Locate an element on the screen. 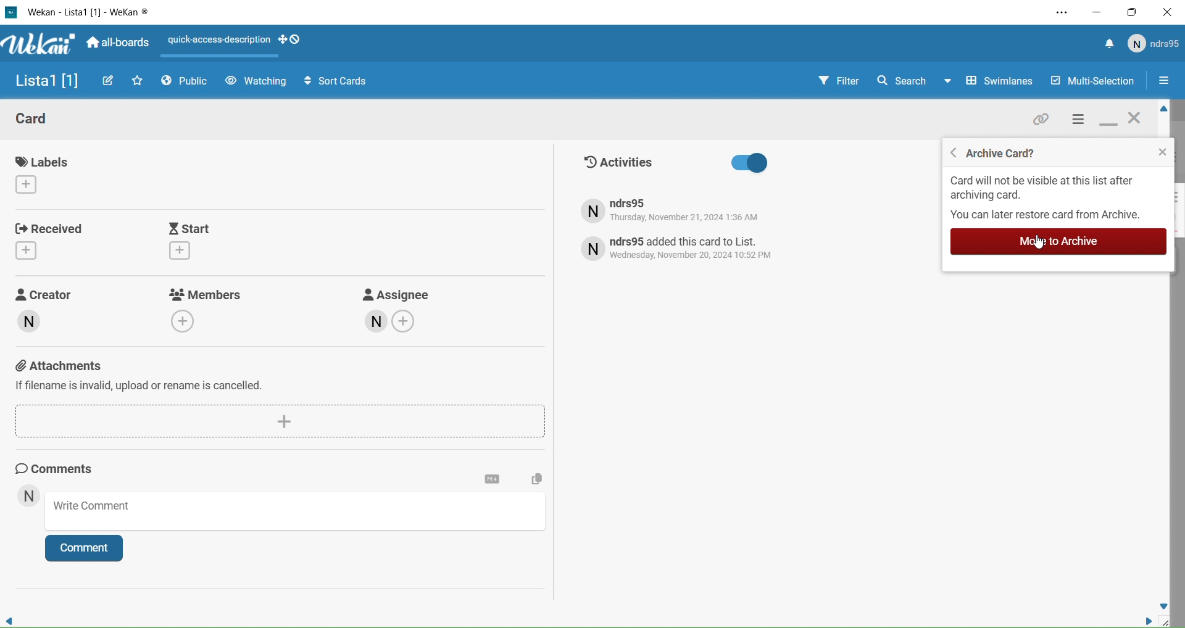 The height and width of the screenshot is (628, 1185). add is located at coordinates (280, 418).